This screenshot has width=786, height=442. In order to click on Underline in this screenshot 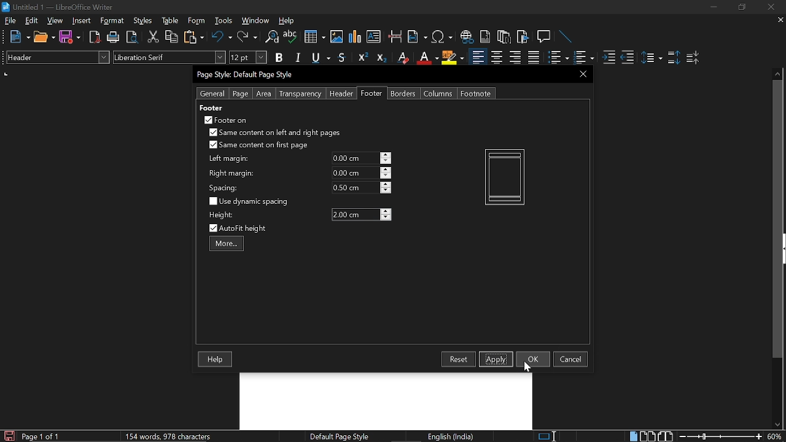, I will do `click(427, 58)`.